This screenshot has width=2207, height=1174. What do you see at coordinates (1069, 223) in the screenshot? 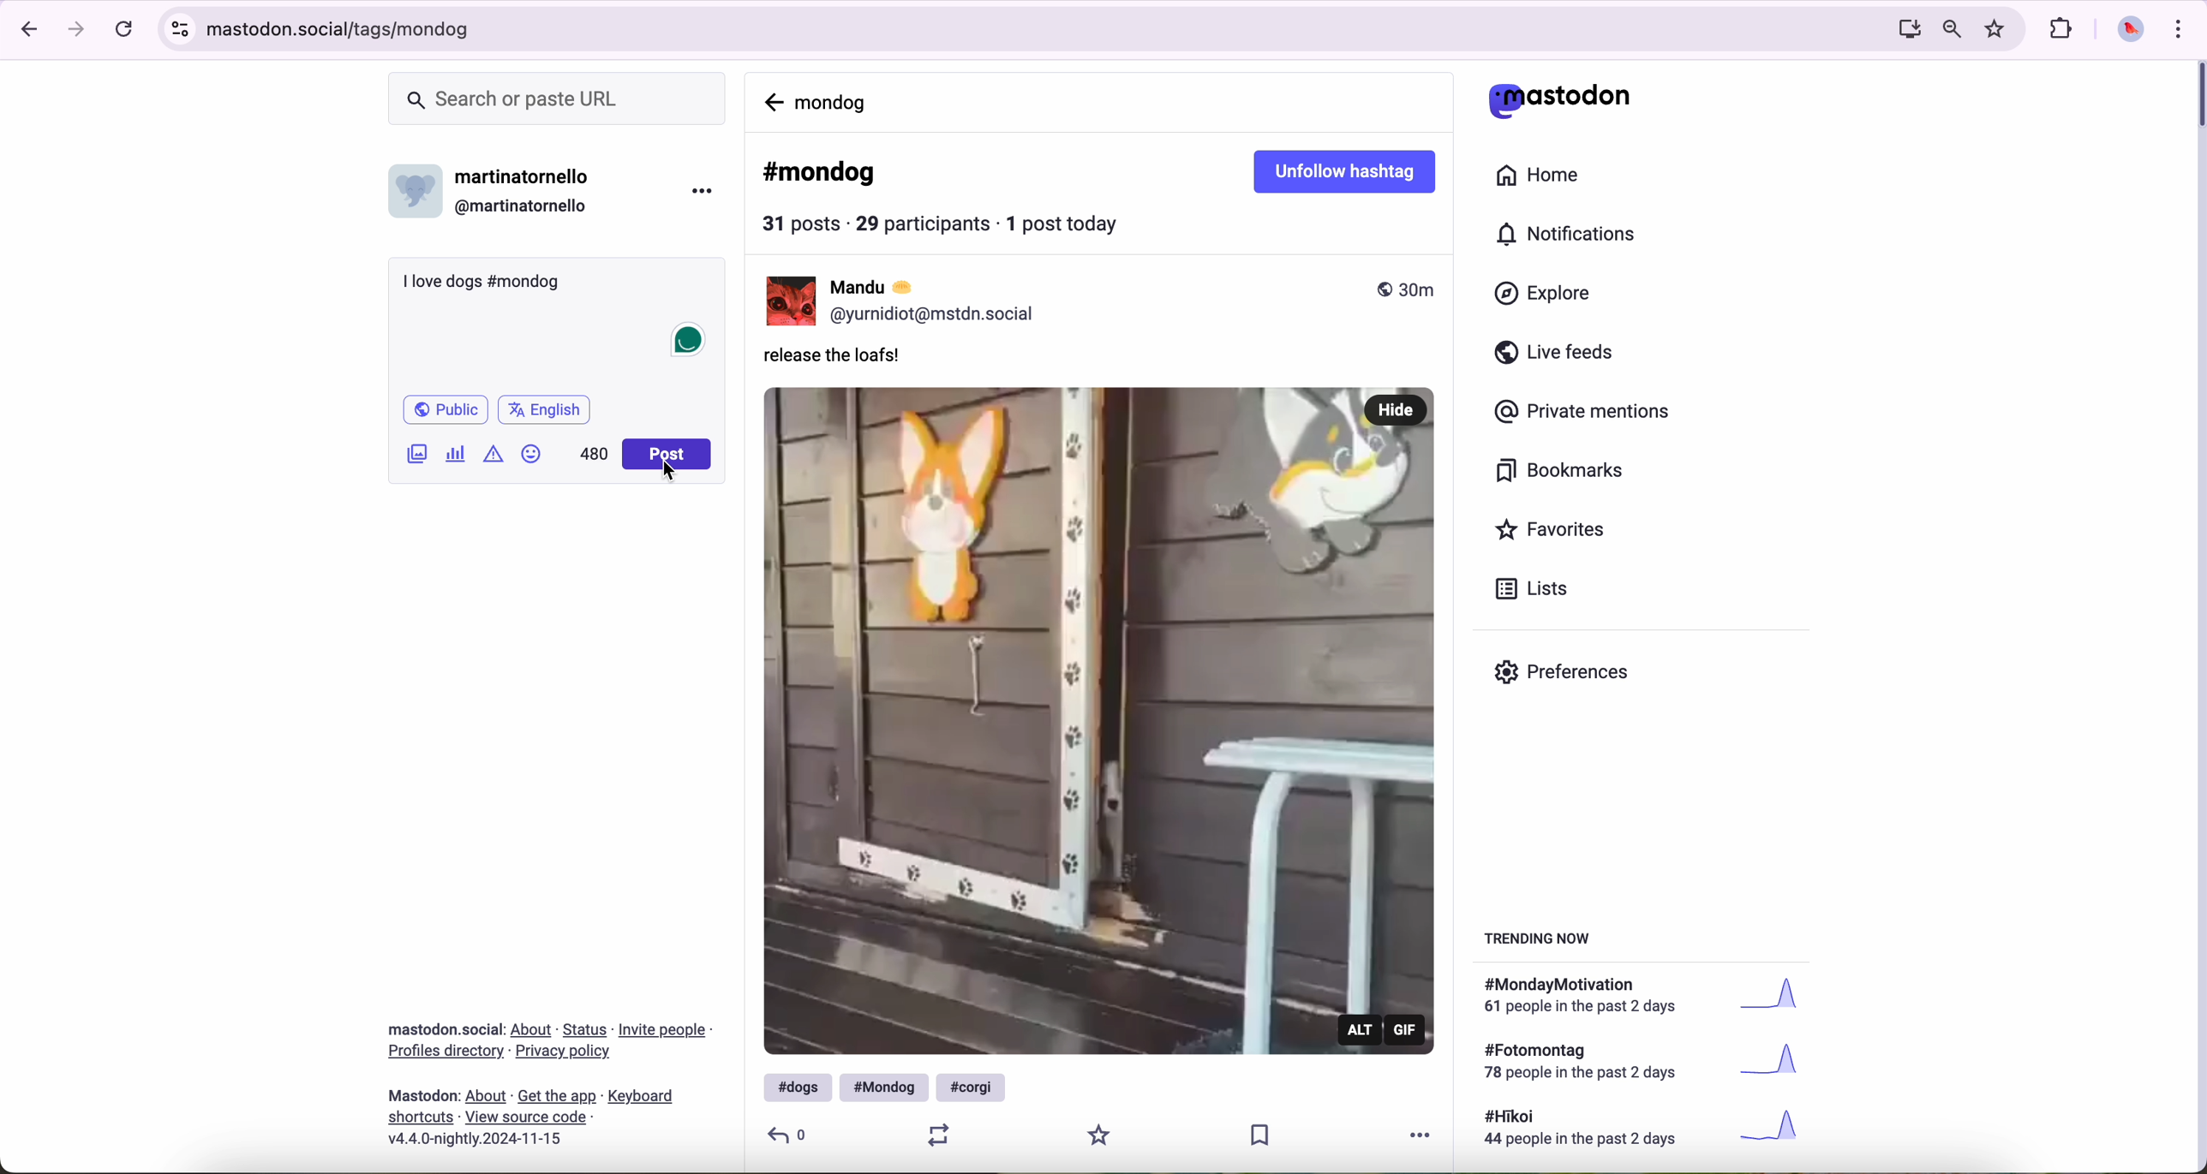
I see `1 post today` at bounding box center [1069, 223].